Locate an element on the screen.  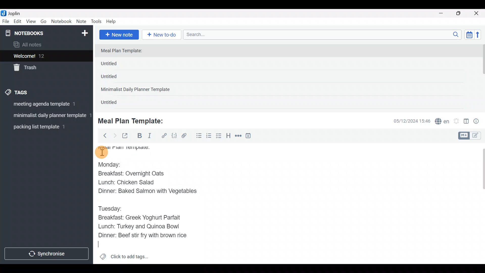
Help is located at coordinates (113, 20).